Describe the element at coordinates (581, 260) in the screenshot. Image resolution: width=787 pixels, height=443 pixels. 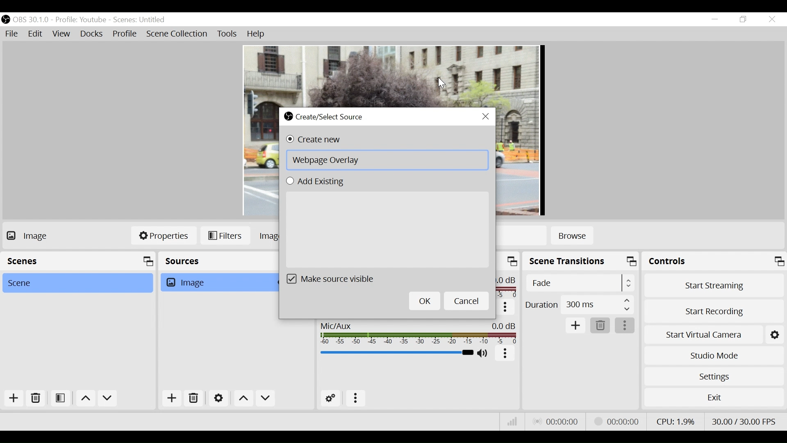
I see `Scene Transition` at that location.